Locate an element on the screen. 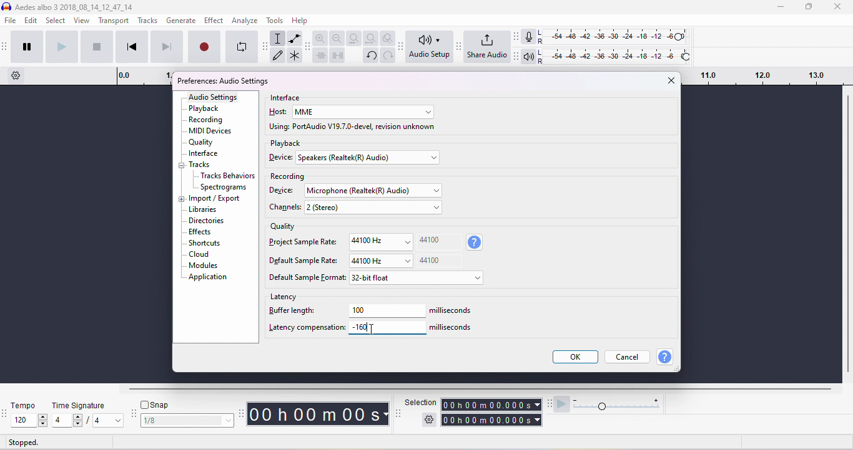  select host is located at coordinates (363, 112).